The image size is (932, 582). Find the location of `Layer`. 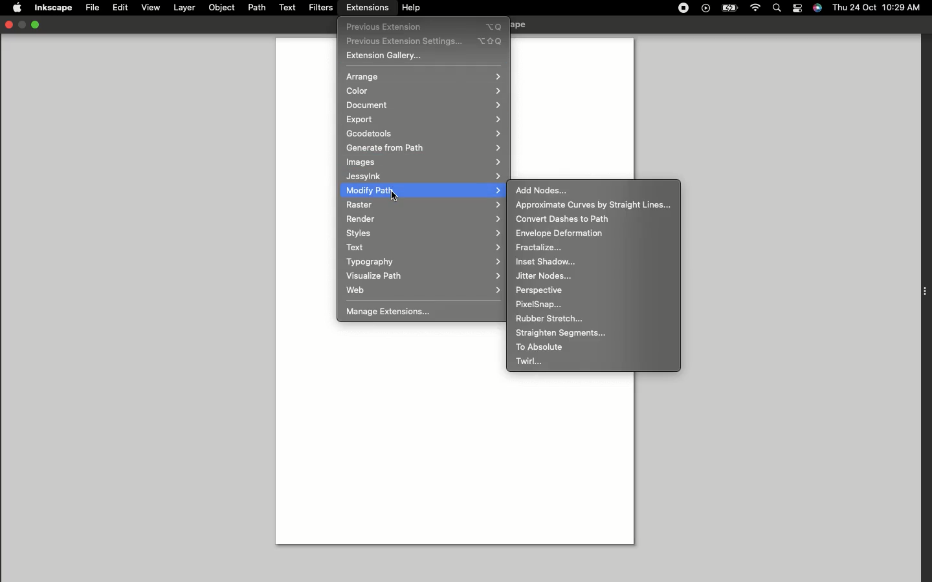

Layer is located at coordinates (186, 8).